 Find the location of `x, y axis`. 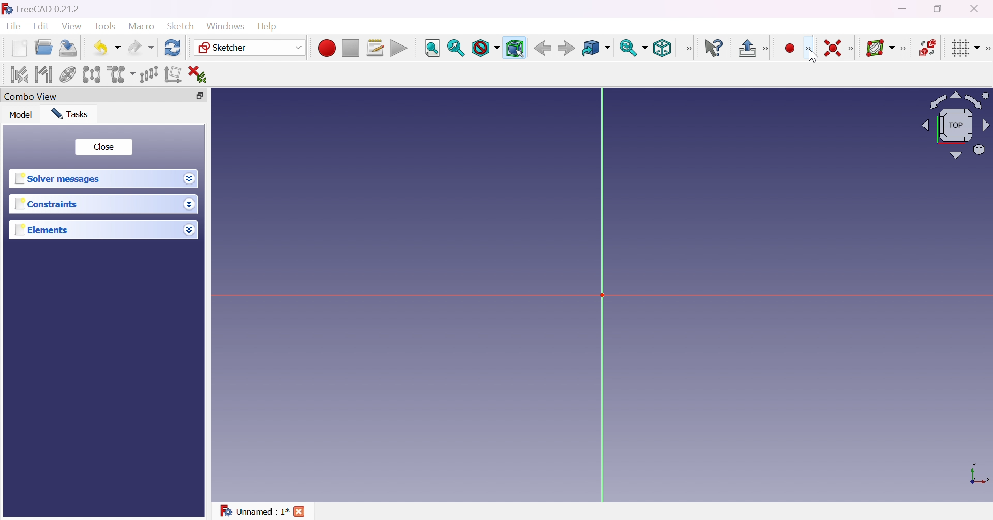

x, y axis is located at coordinates (978, 475).